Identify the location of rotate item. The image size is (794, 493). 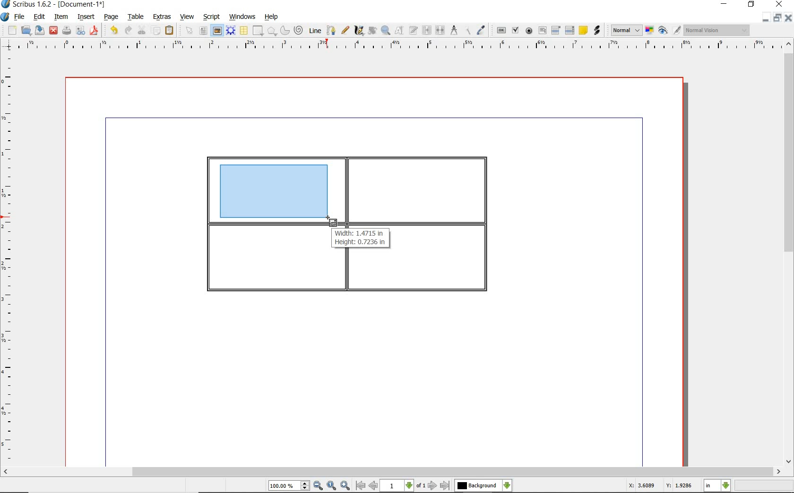
(371, 31).